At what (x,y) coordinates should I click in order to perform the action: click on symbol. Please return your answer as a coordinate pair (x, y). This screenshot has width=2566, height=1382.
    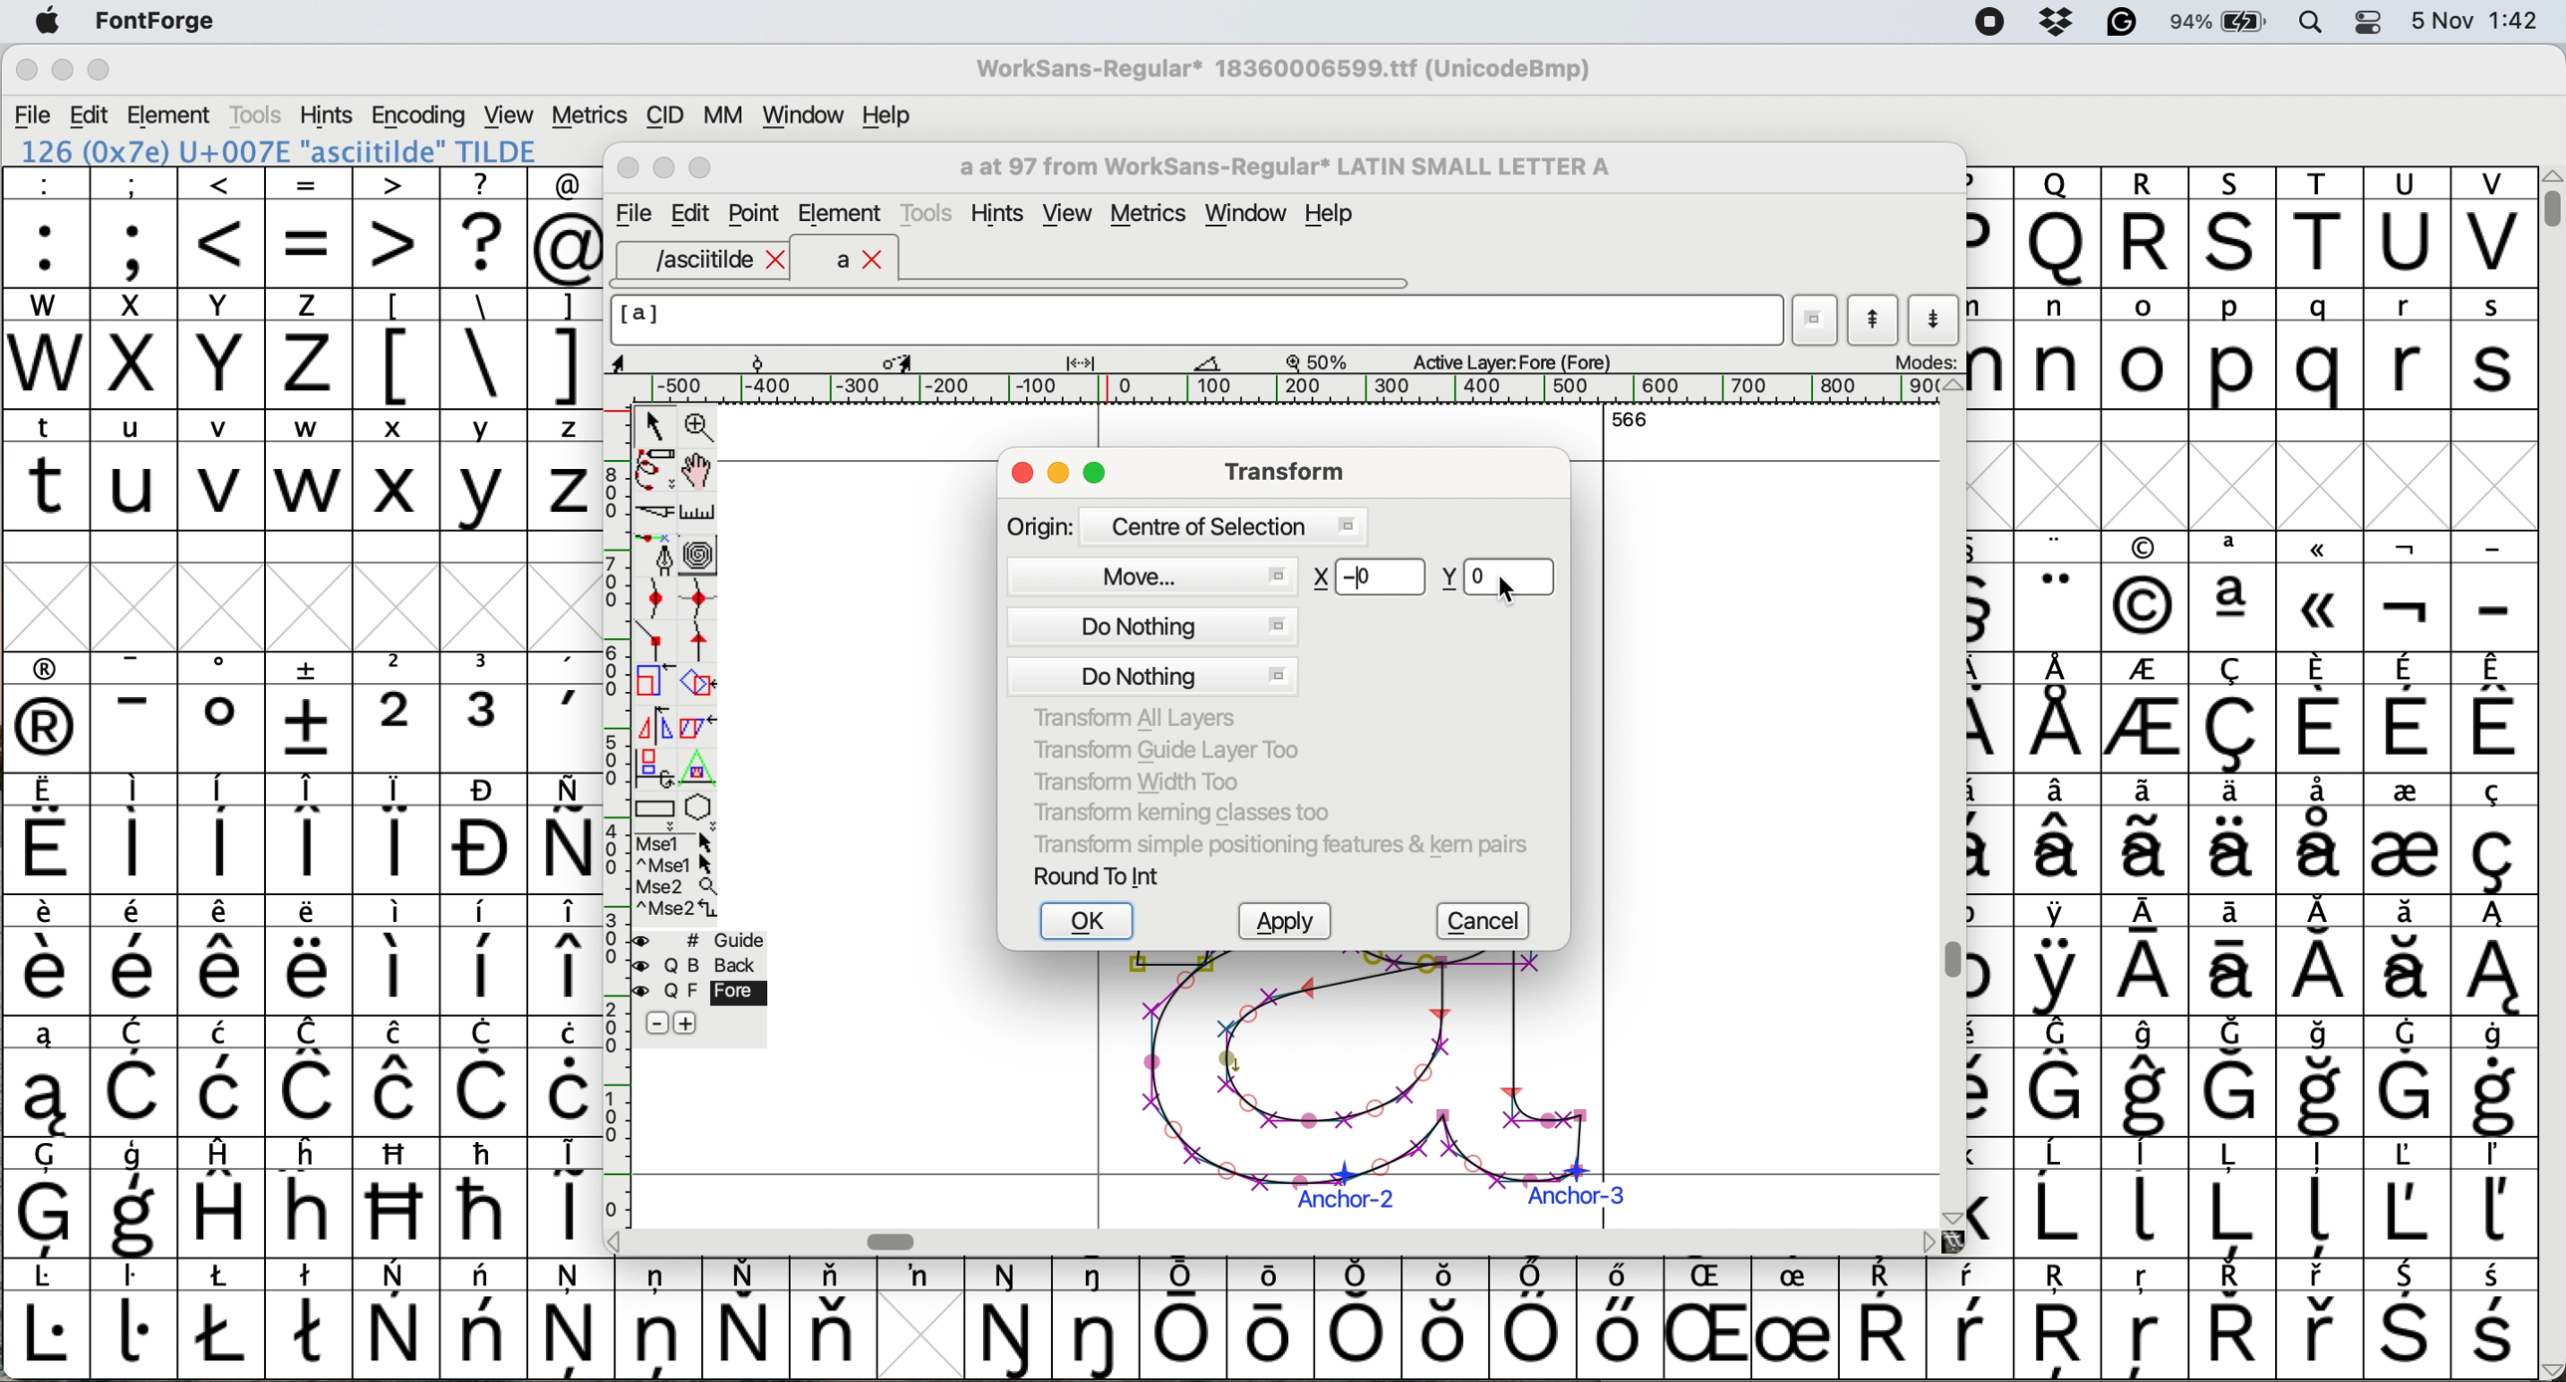
    Looking at the image, I should click on (46, 1320).